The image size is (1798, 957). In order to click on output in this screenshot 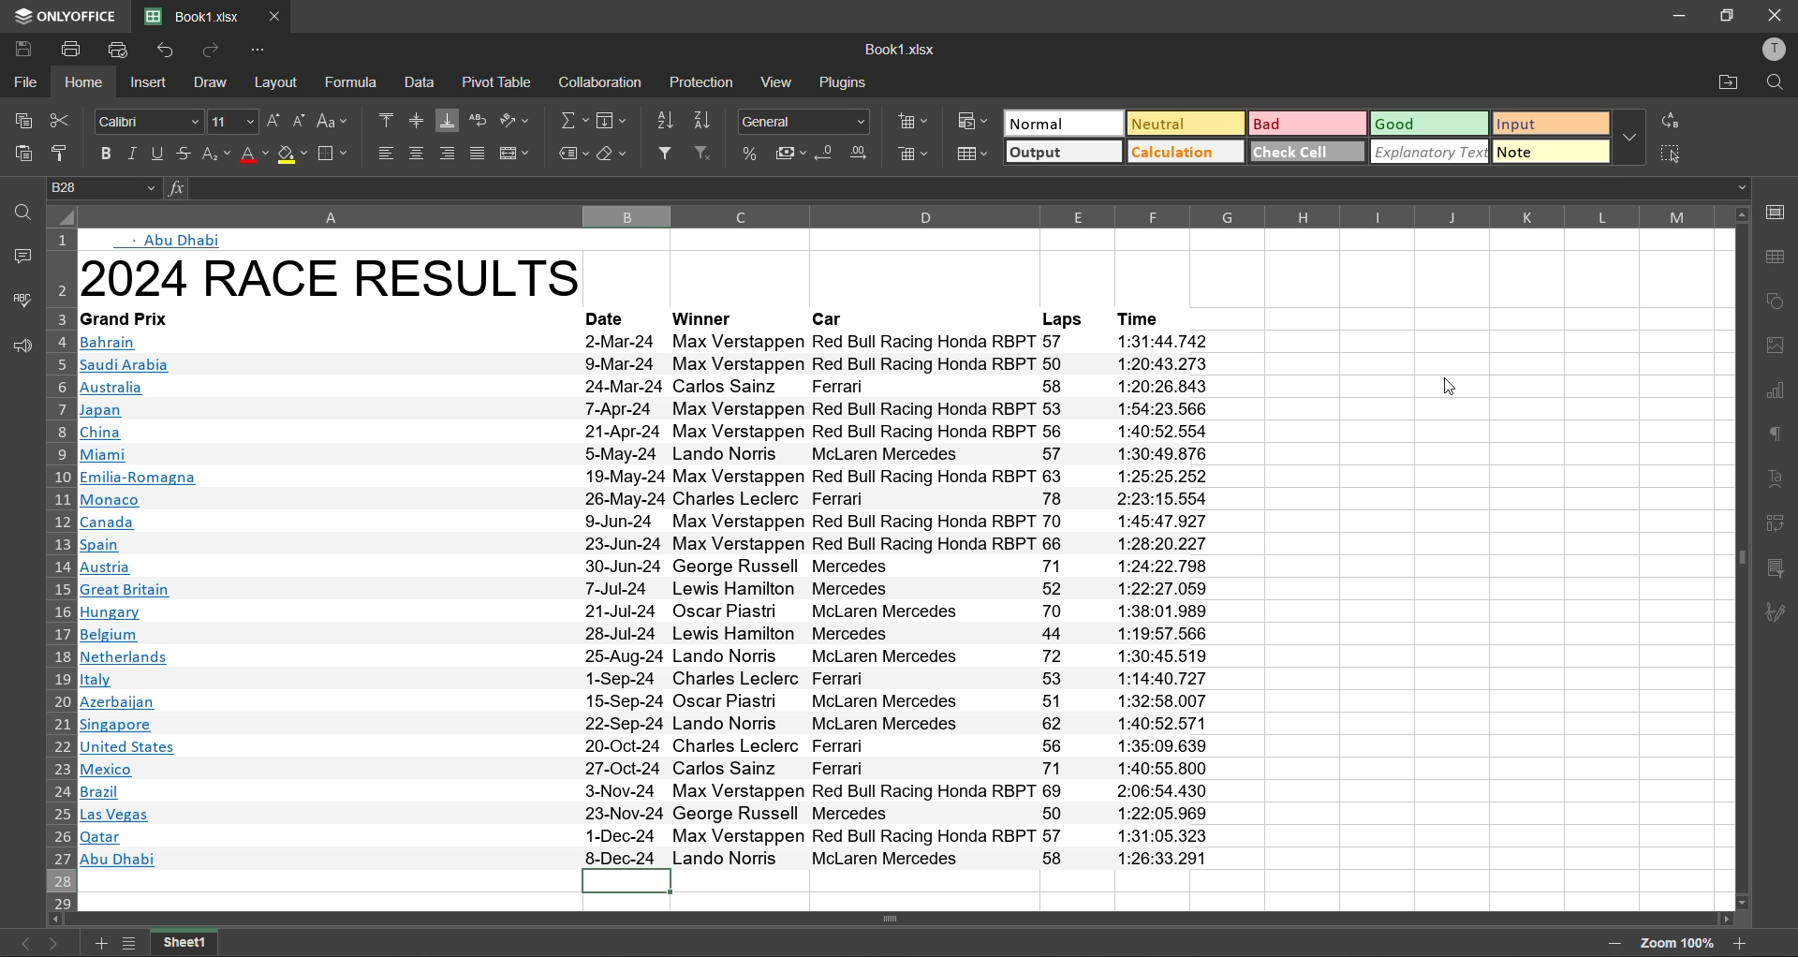, I will do `click(1063, 153)`.